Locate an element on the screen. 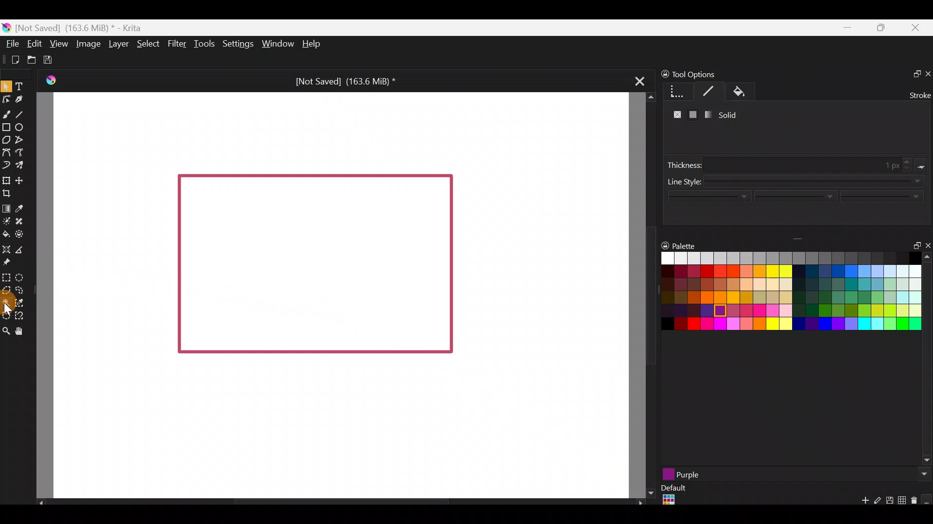 This screenshot has width=933, height=524. Image is located at coordinates (88, 45).